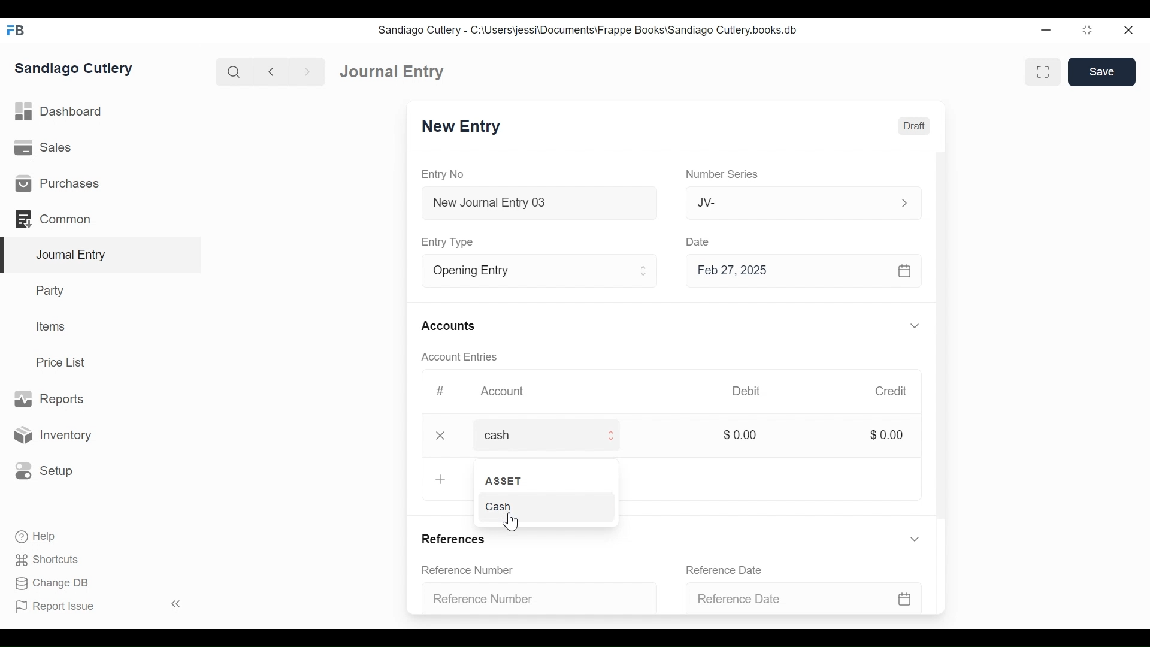 This screenshot has width=1150, height=647. Describe the element at coordinates (536, 203) in the screenshot. I see `New Journal Entry 03` at that location.